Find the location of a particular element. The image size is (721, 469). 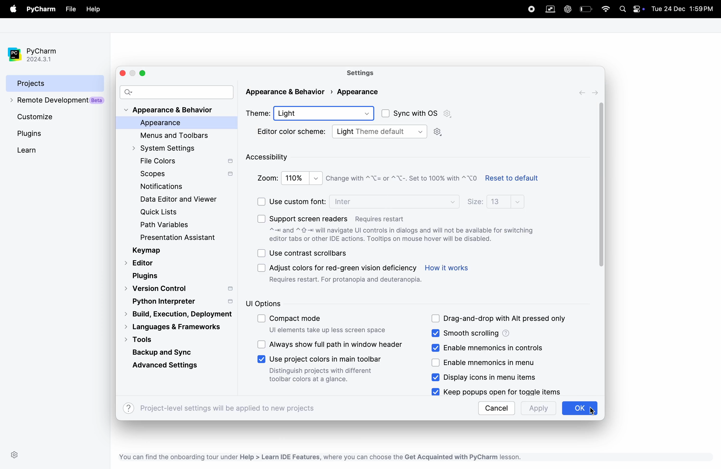

check boxes is located at coordinates (434, 349).